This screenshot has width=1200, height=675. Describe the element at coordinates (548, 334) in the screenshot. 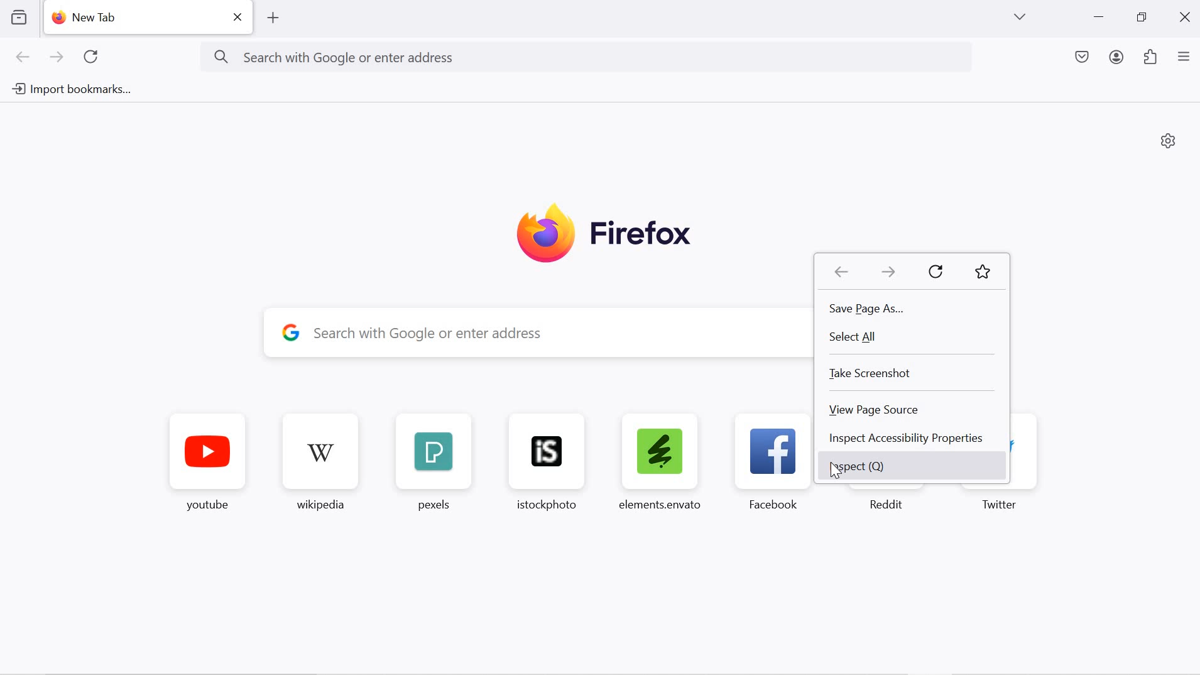

I see `search bar` at that location.